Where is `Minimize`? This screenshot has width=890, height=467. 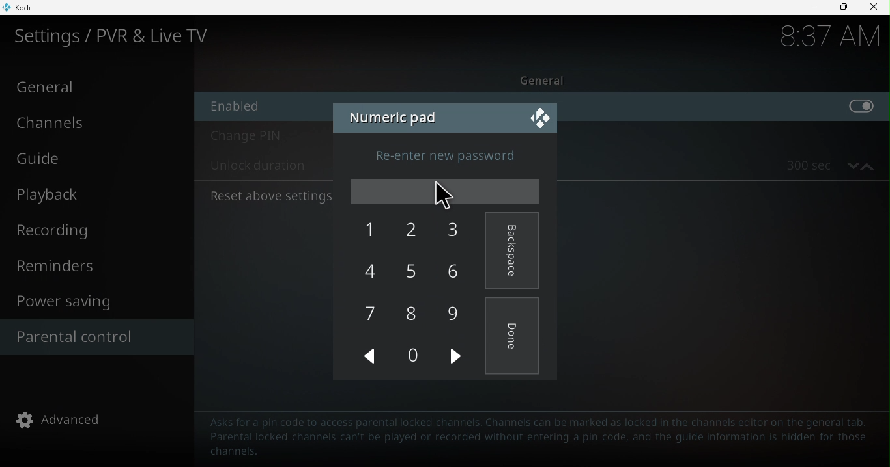 Minimize is located at coordinates (814, 8).